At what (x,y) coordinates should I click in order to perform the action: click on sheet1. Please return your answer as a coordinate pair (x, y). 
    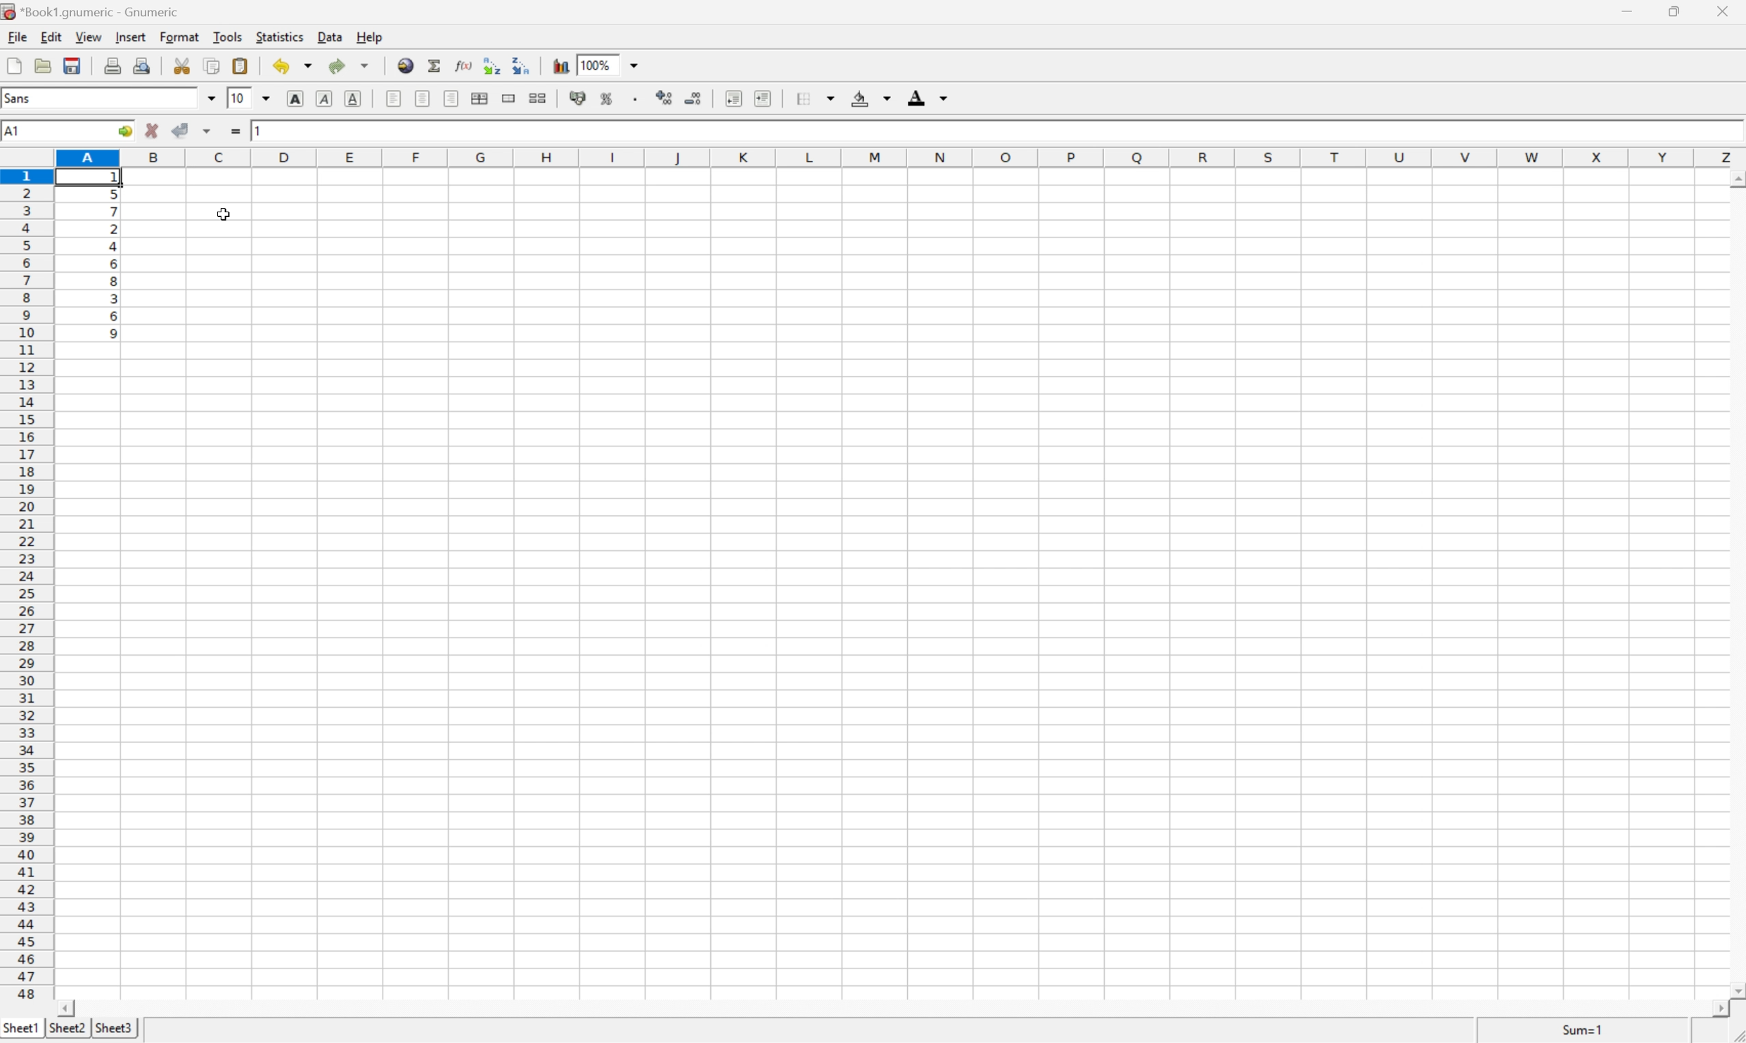
    Looking at the image, I should click on (20, 1028).